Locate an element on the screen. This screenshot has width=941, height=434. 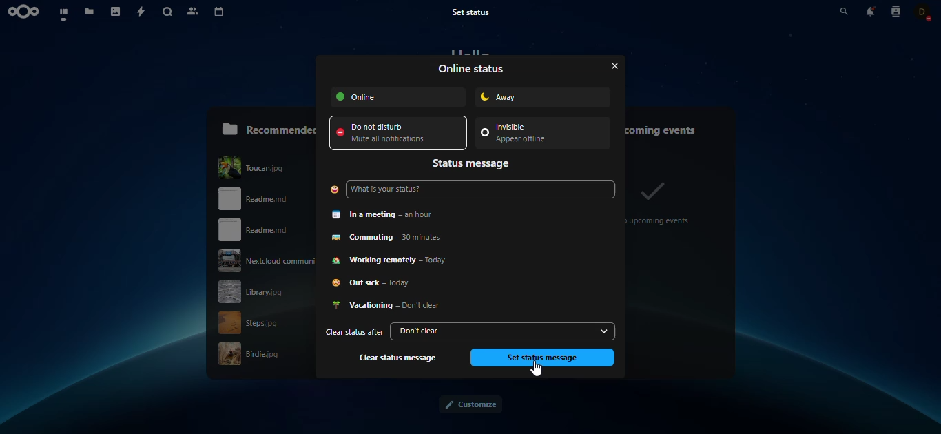
online status is located at coordinates (473, 69).